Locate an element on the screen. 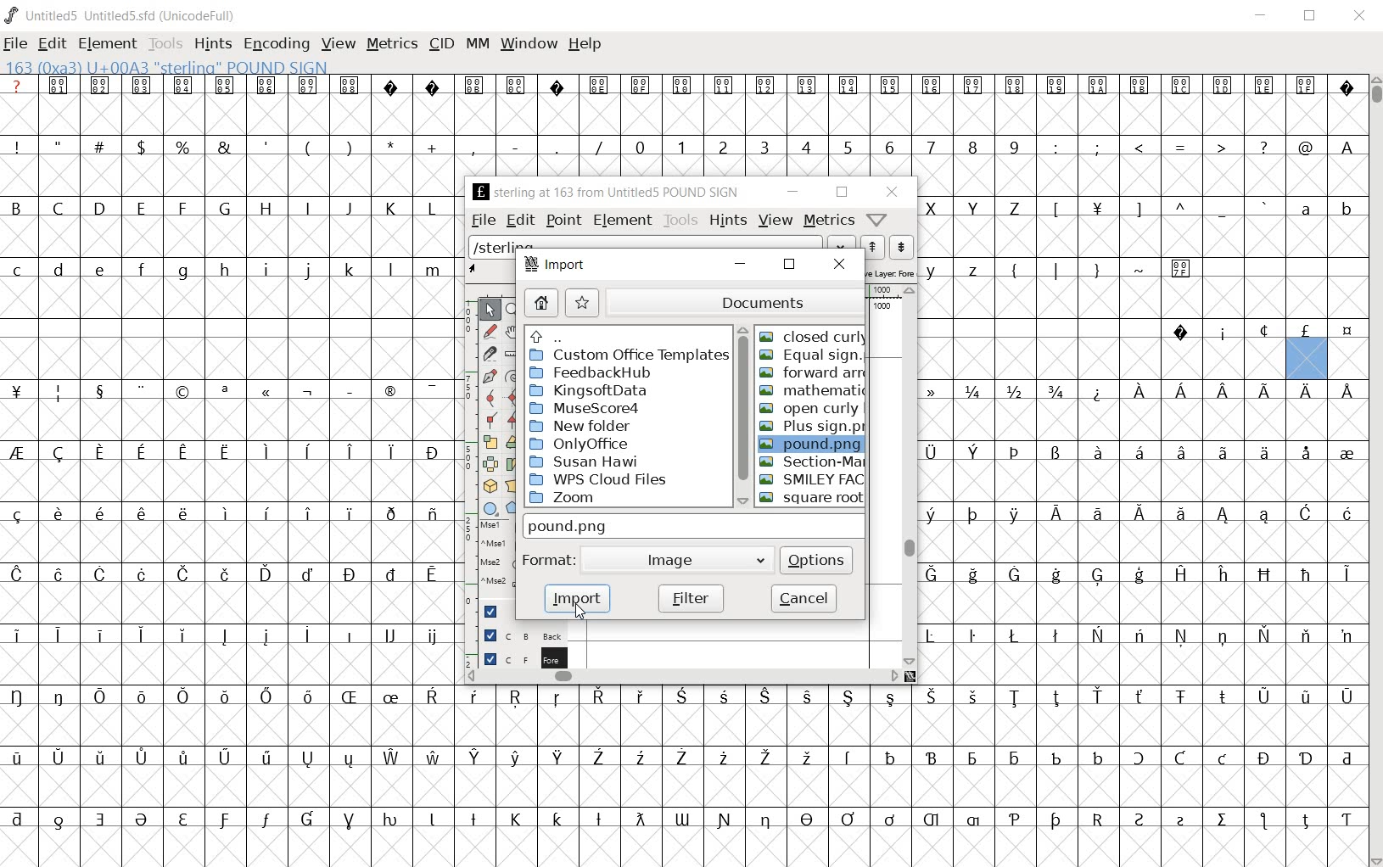  Symbol is located at coordinates (432, 698).